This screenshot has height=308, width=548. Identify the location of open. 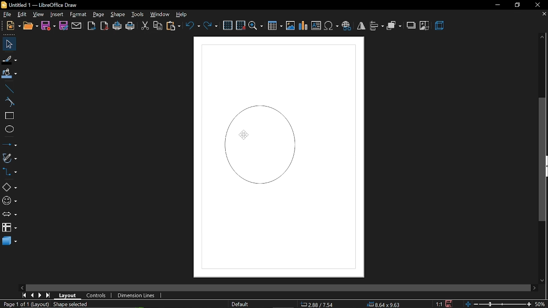
(13, 26).